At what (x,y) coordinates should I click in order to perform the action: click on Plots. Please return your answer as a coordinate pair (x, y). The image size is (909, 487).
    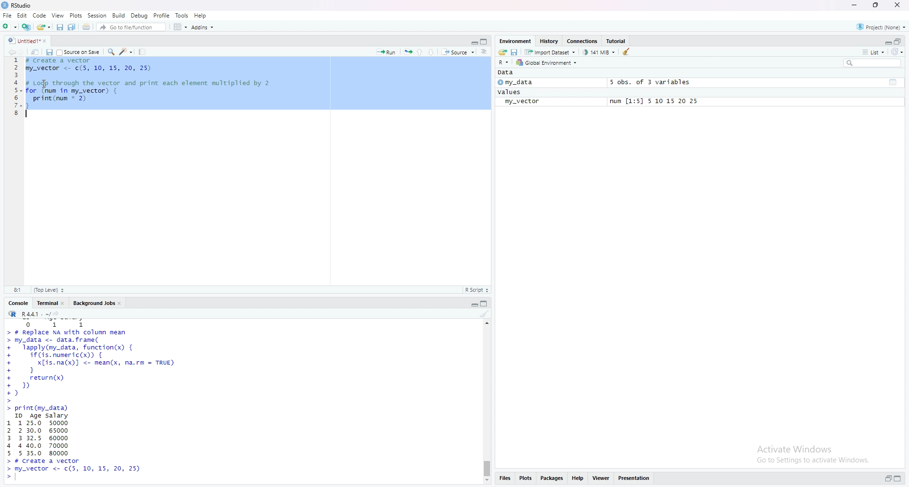
    Looking at the image, I should click on (76, 15).